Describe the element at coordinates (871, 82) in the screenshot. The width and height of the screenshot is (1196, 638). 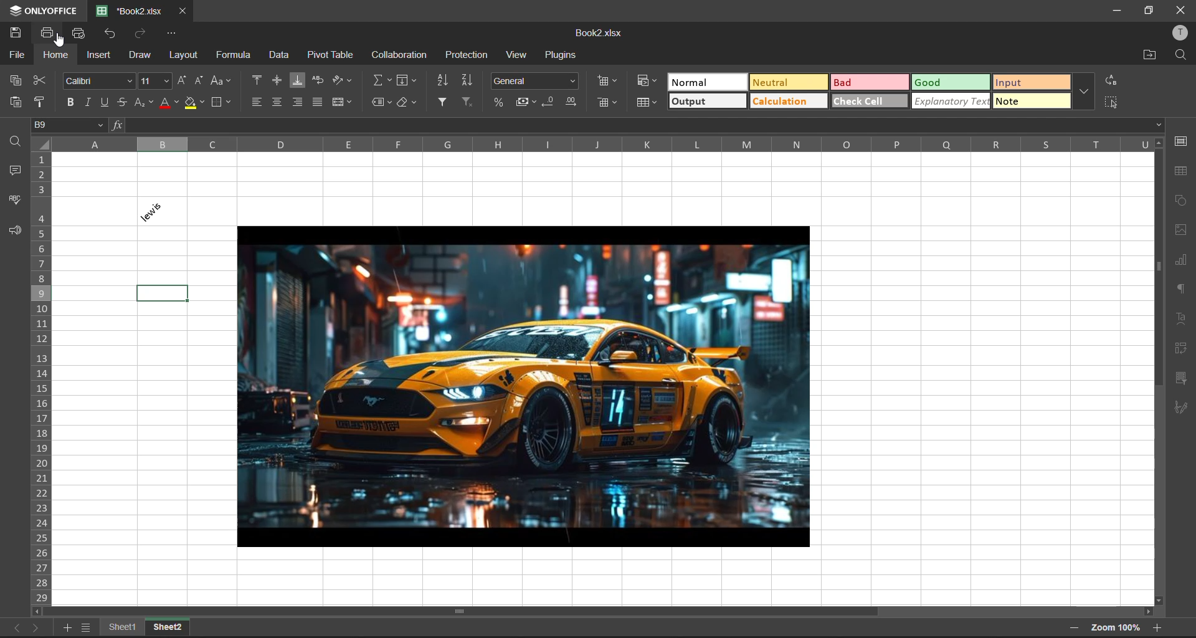
I see `bad` at that location.